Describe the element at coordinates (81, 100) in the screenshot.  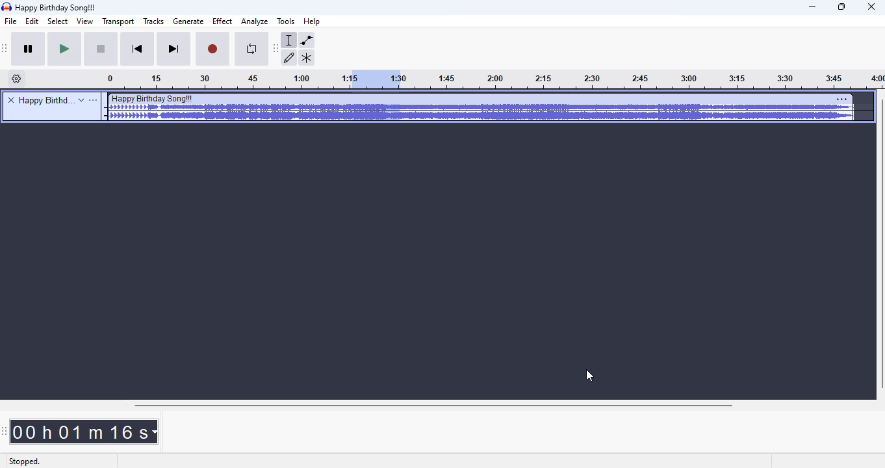
I see `expand` at that location.